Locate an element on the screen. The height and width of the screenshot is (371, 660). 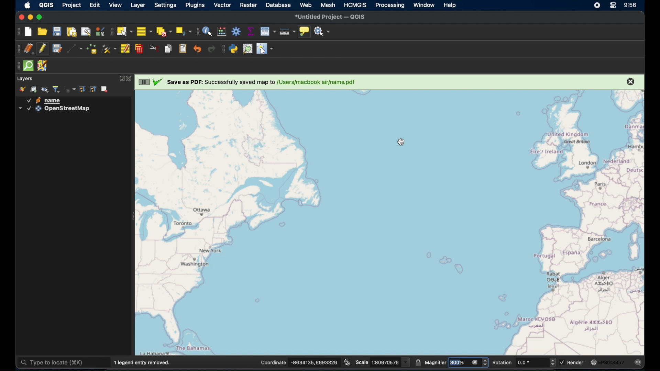
show statistical summary is located at coordinates (251, 32).